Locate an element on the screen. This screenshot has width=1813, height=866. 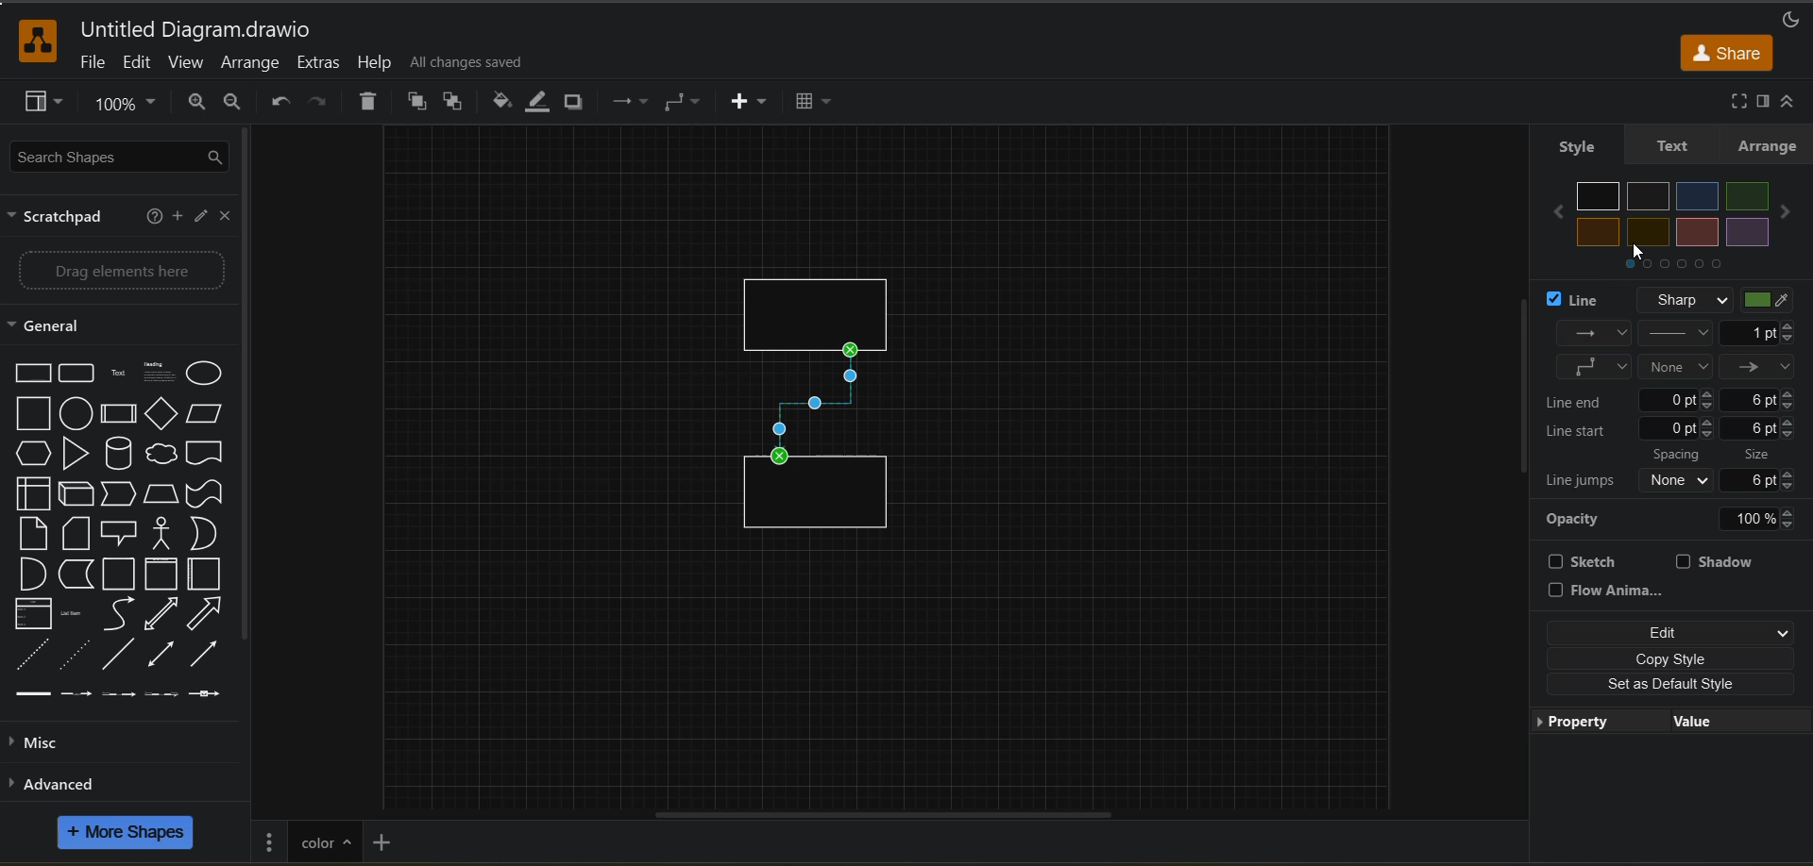
copy style is located at coordinates (1671, 658).